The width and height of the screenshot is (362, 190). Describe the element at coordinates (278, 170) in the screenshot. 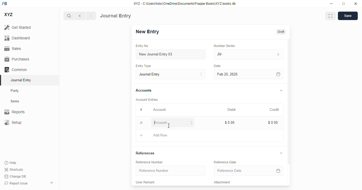

I see `calendar icon` at that location.